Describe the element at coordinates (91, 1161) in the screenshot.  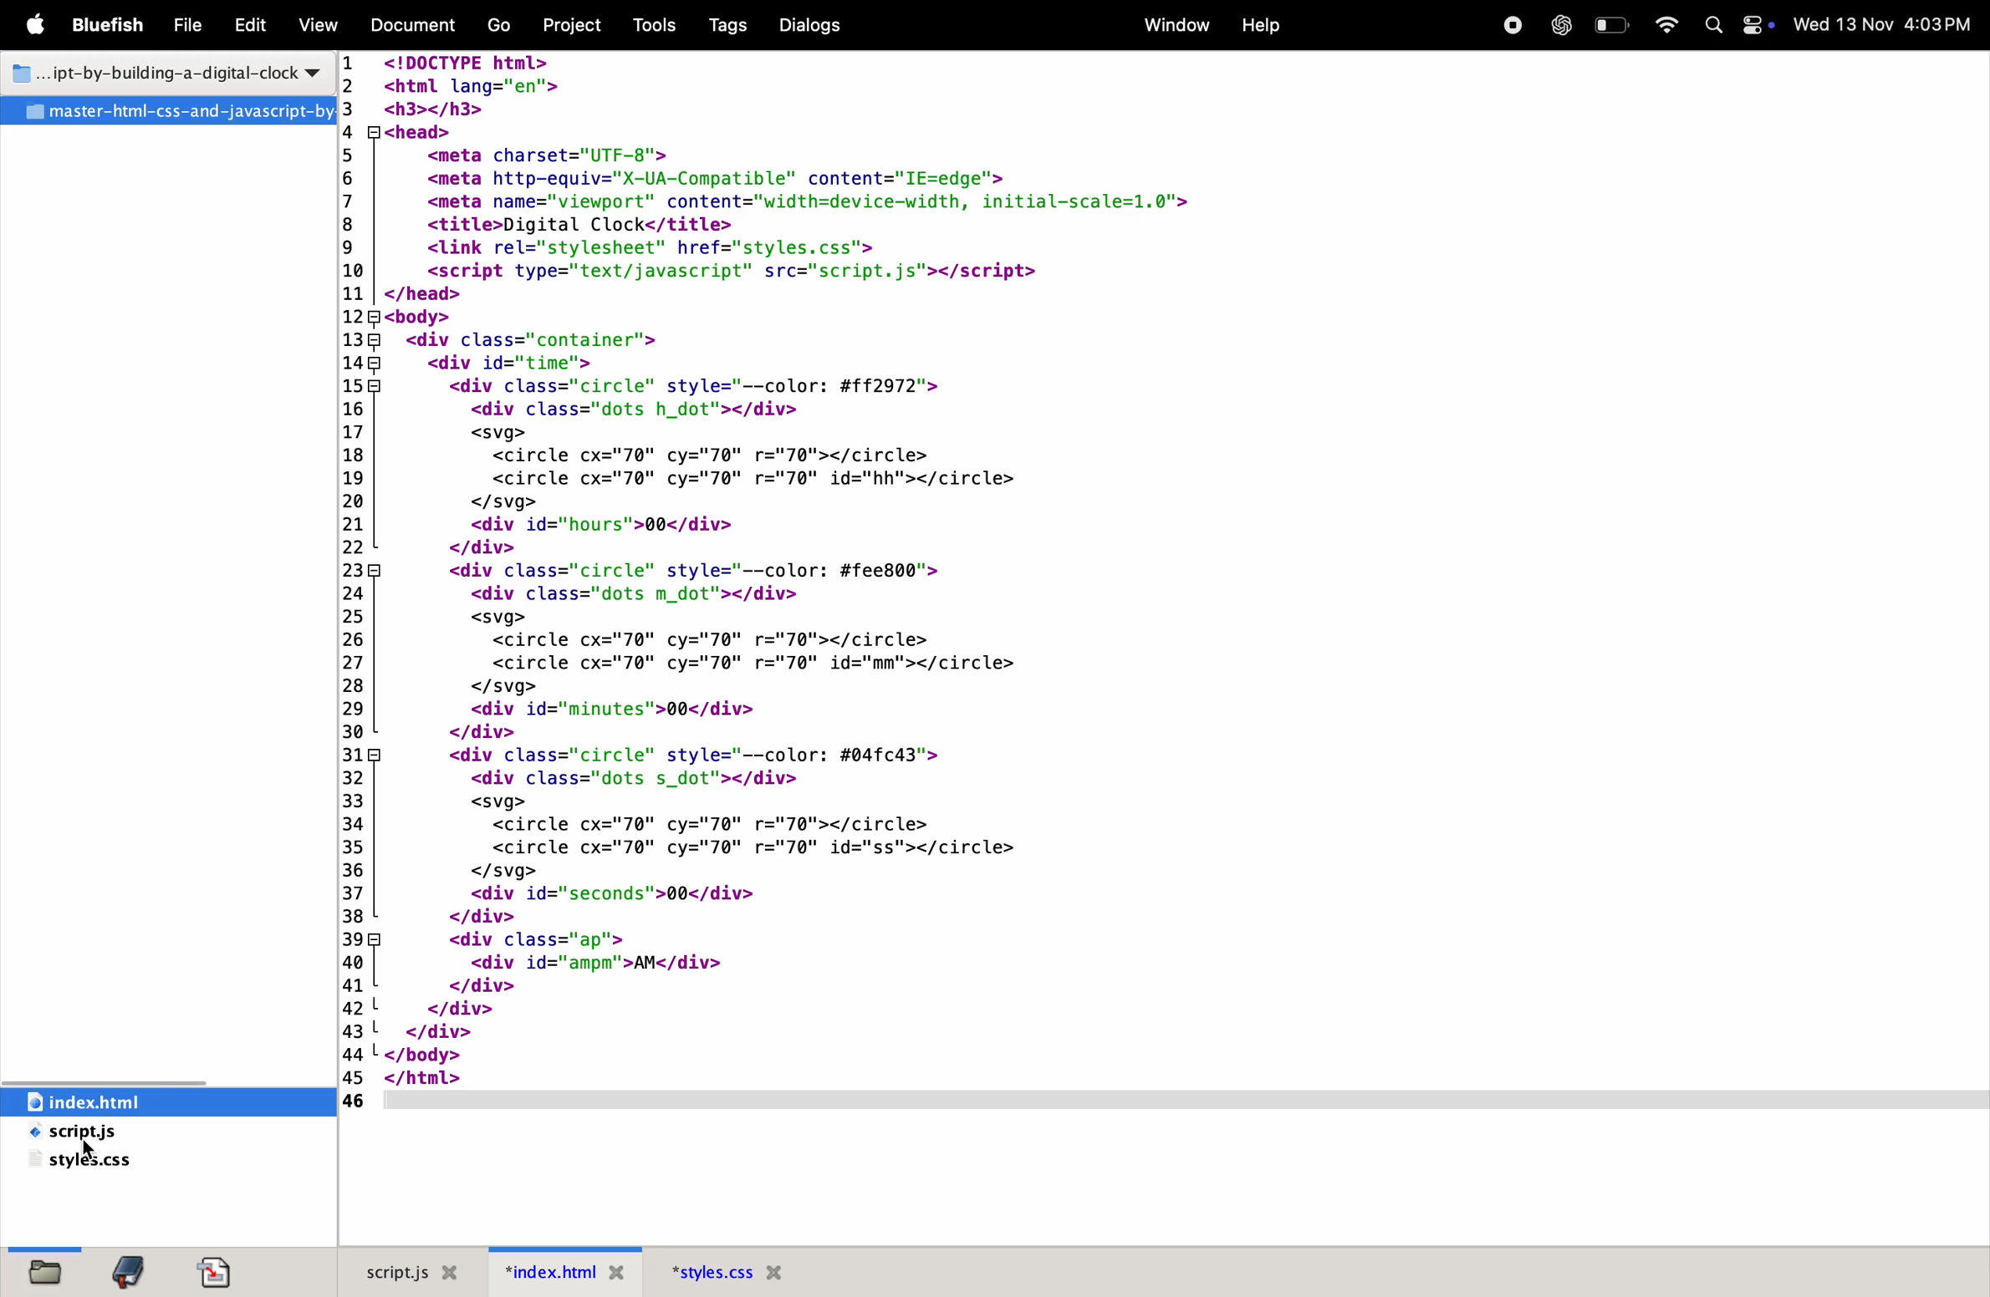
I see `Style.css` at that location.